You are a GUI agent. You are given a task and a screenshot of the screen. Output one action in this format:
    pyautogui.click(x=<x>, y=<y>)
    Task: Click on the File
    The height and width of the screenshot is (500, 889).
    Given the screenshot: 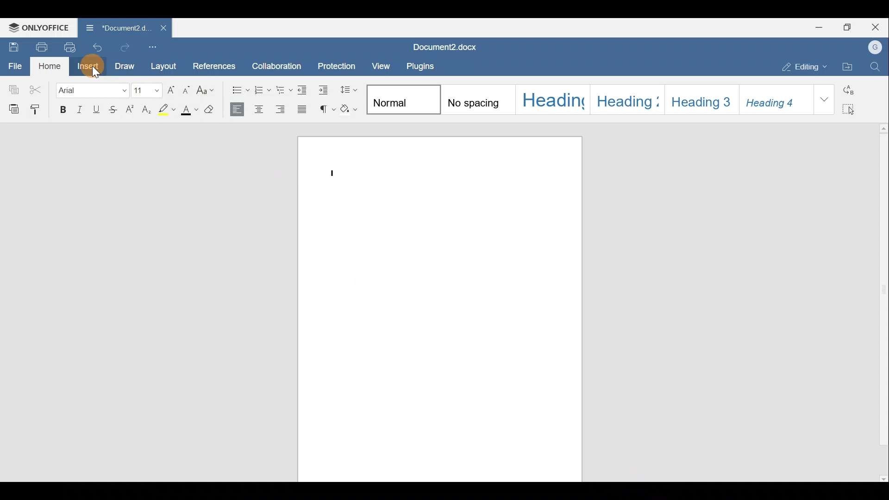 What is the action you would take?
    pyautogui.click(x=14, y=65)
    